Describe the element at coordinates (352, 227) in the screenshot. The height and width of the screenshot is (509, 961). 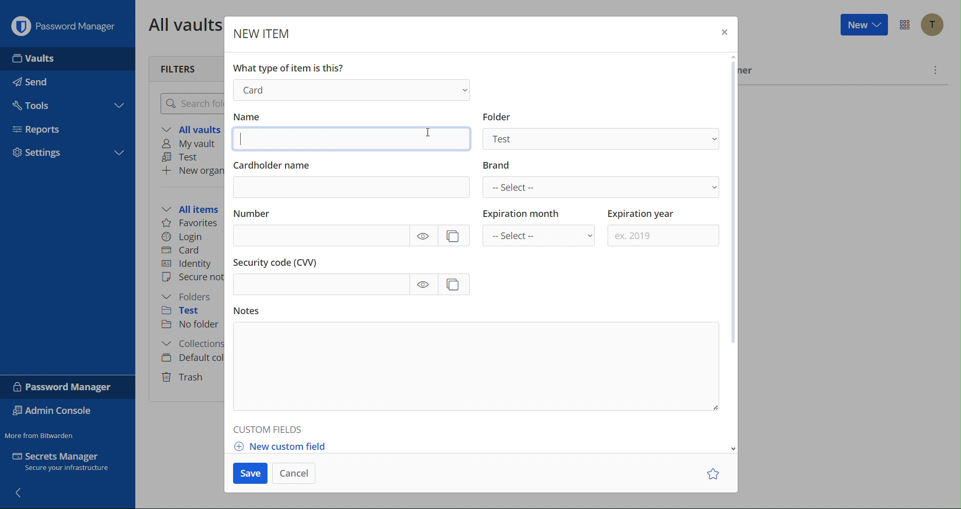
I see `Number` at that location.